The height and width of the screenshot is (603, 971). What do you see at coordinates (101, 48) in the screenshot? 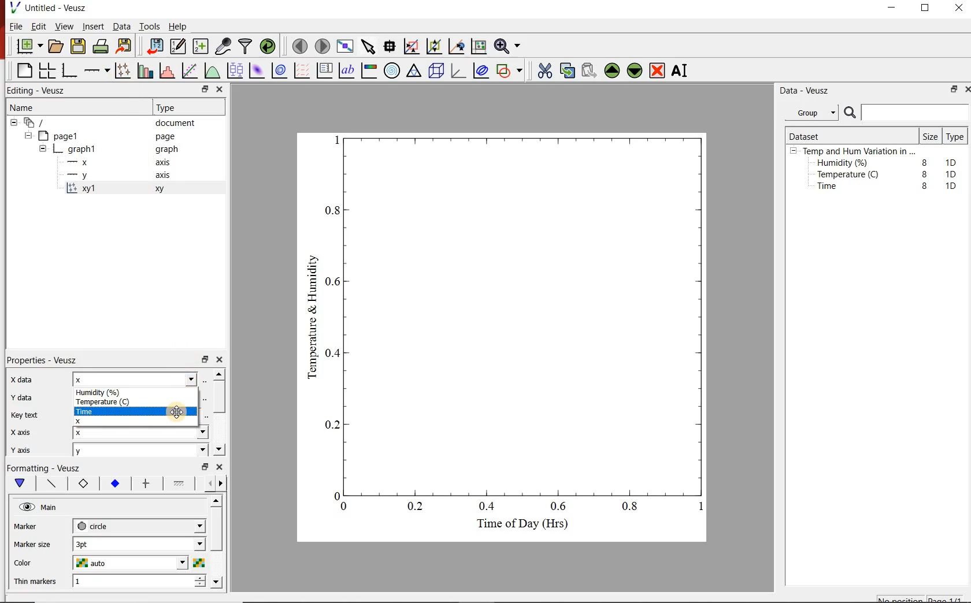
I see `print the document` at bounding box center [101, 48].